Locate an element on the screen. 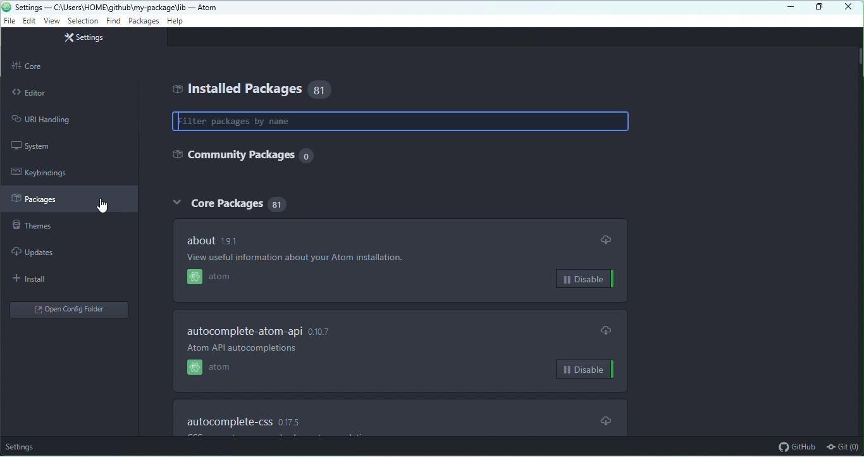  atom is located at coordinates (230, 278).